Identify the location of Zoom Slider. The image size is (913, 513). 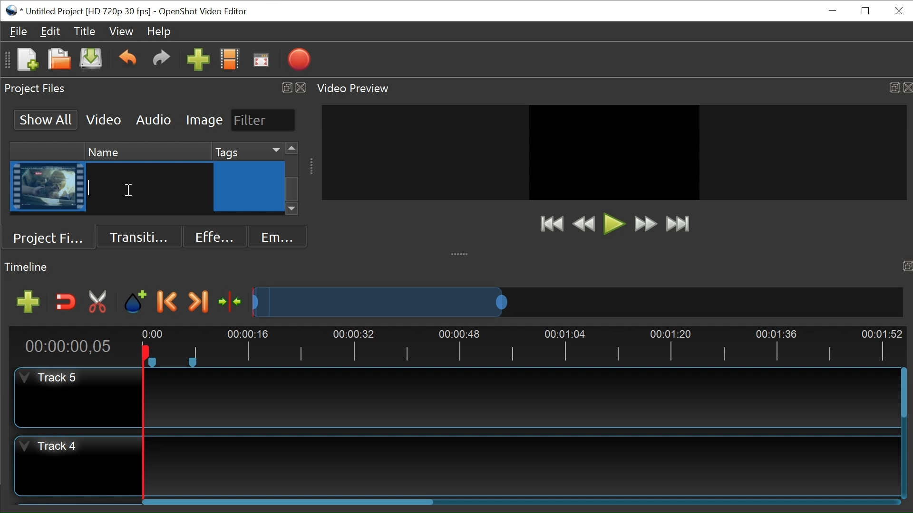
(574, 301).